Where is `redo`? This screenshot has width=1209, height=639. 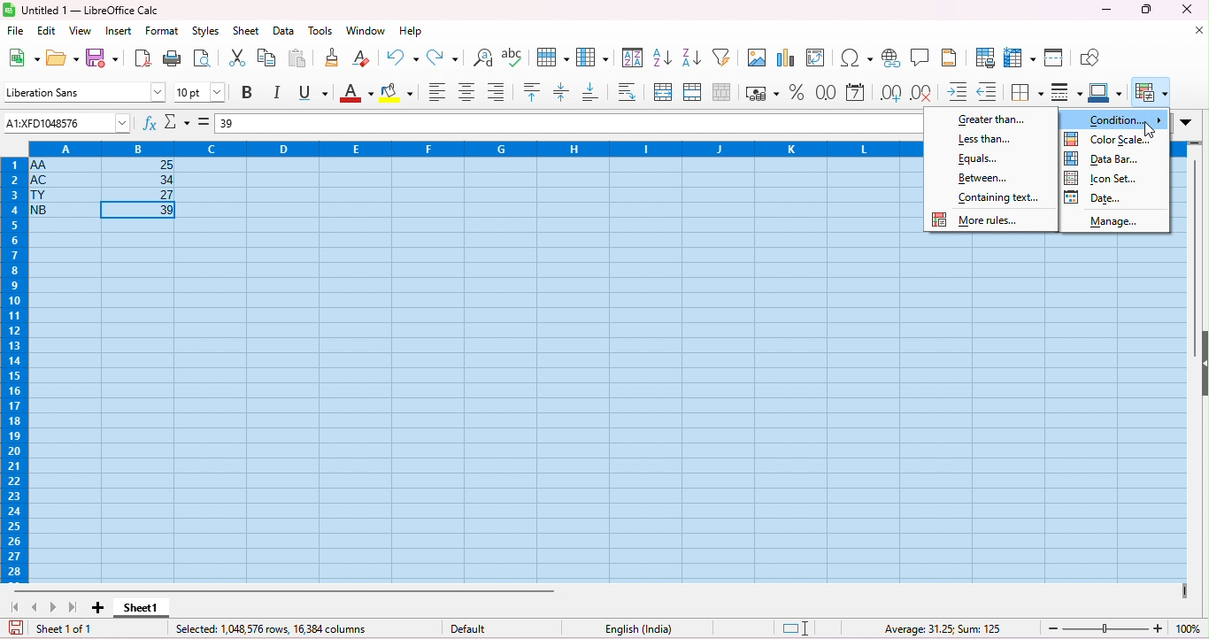
redo is located at coordinates (445, 57).